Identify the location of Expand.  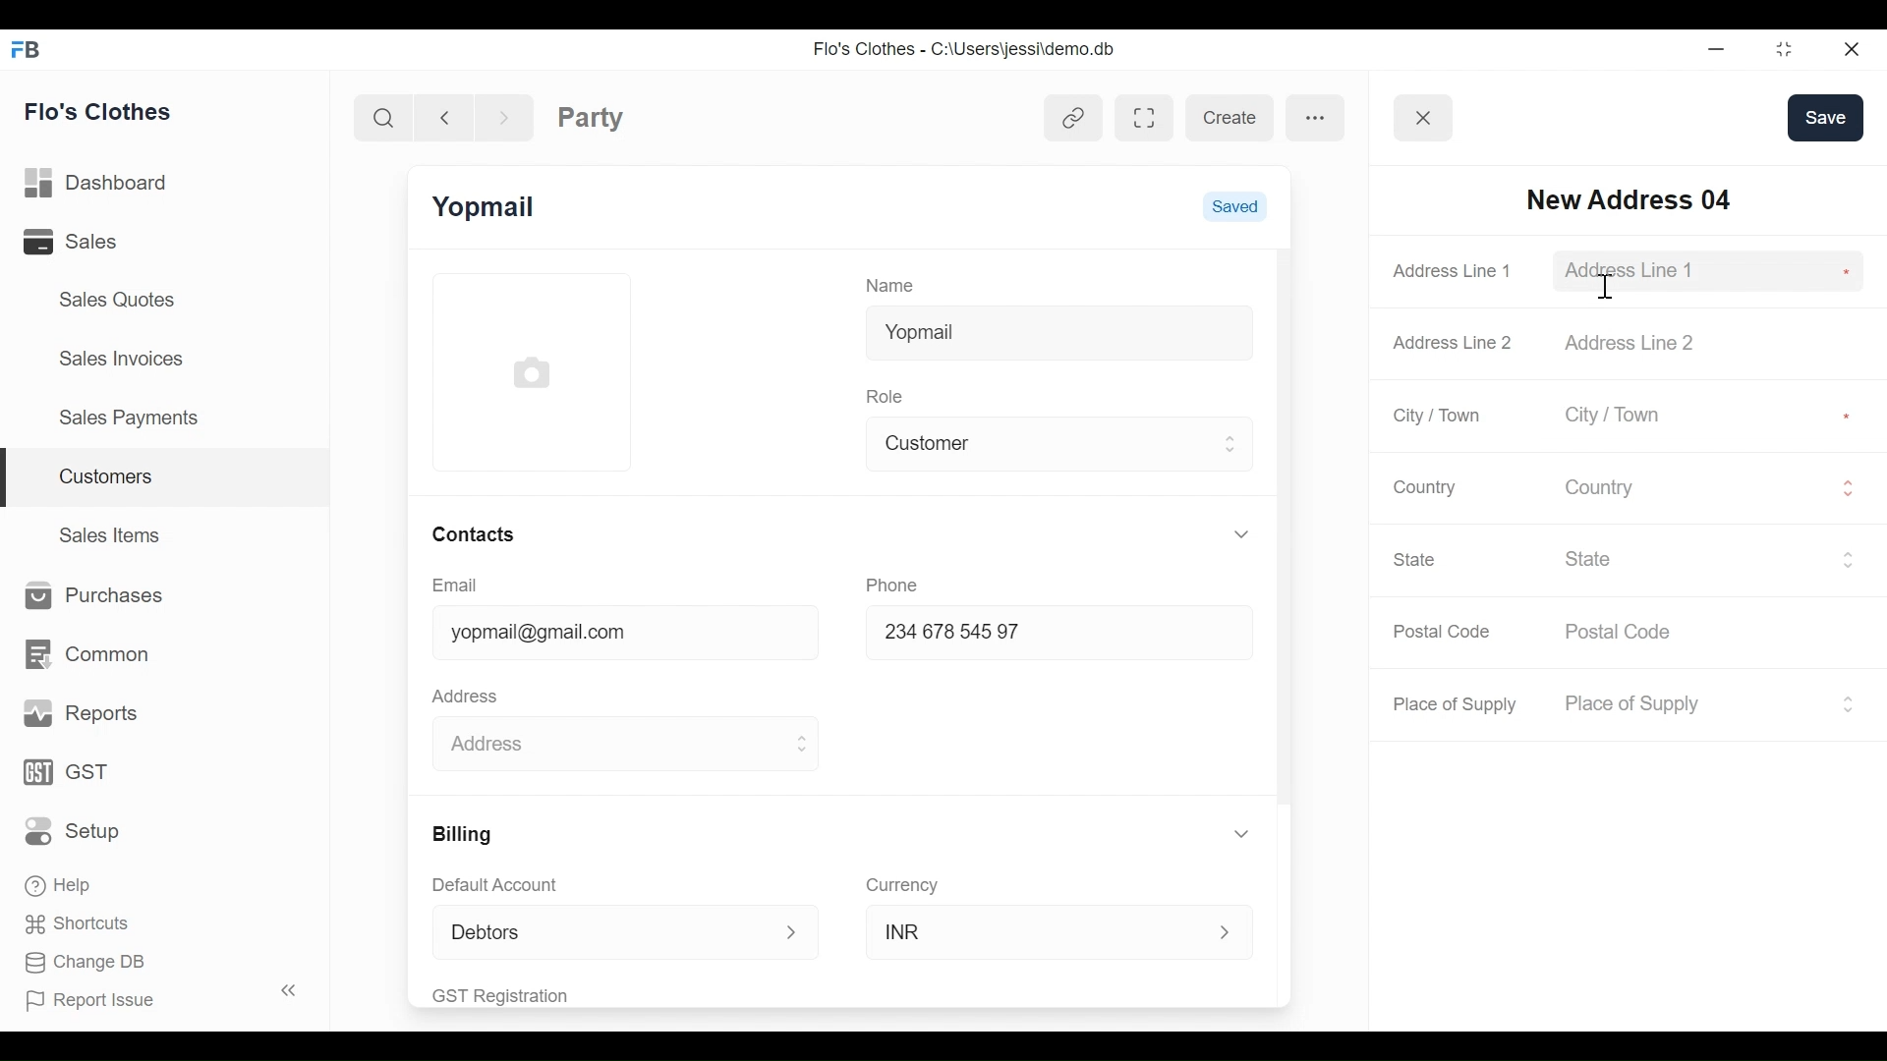
(793, 933).